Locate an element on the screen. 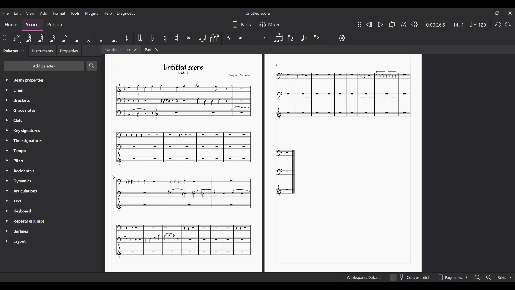 This screenshot has width=515, height=290. > Layout is located at coordinates (23, 241).